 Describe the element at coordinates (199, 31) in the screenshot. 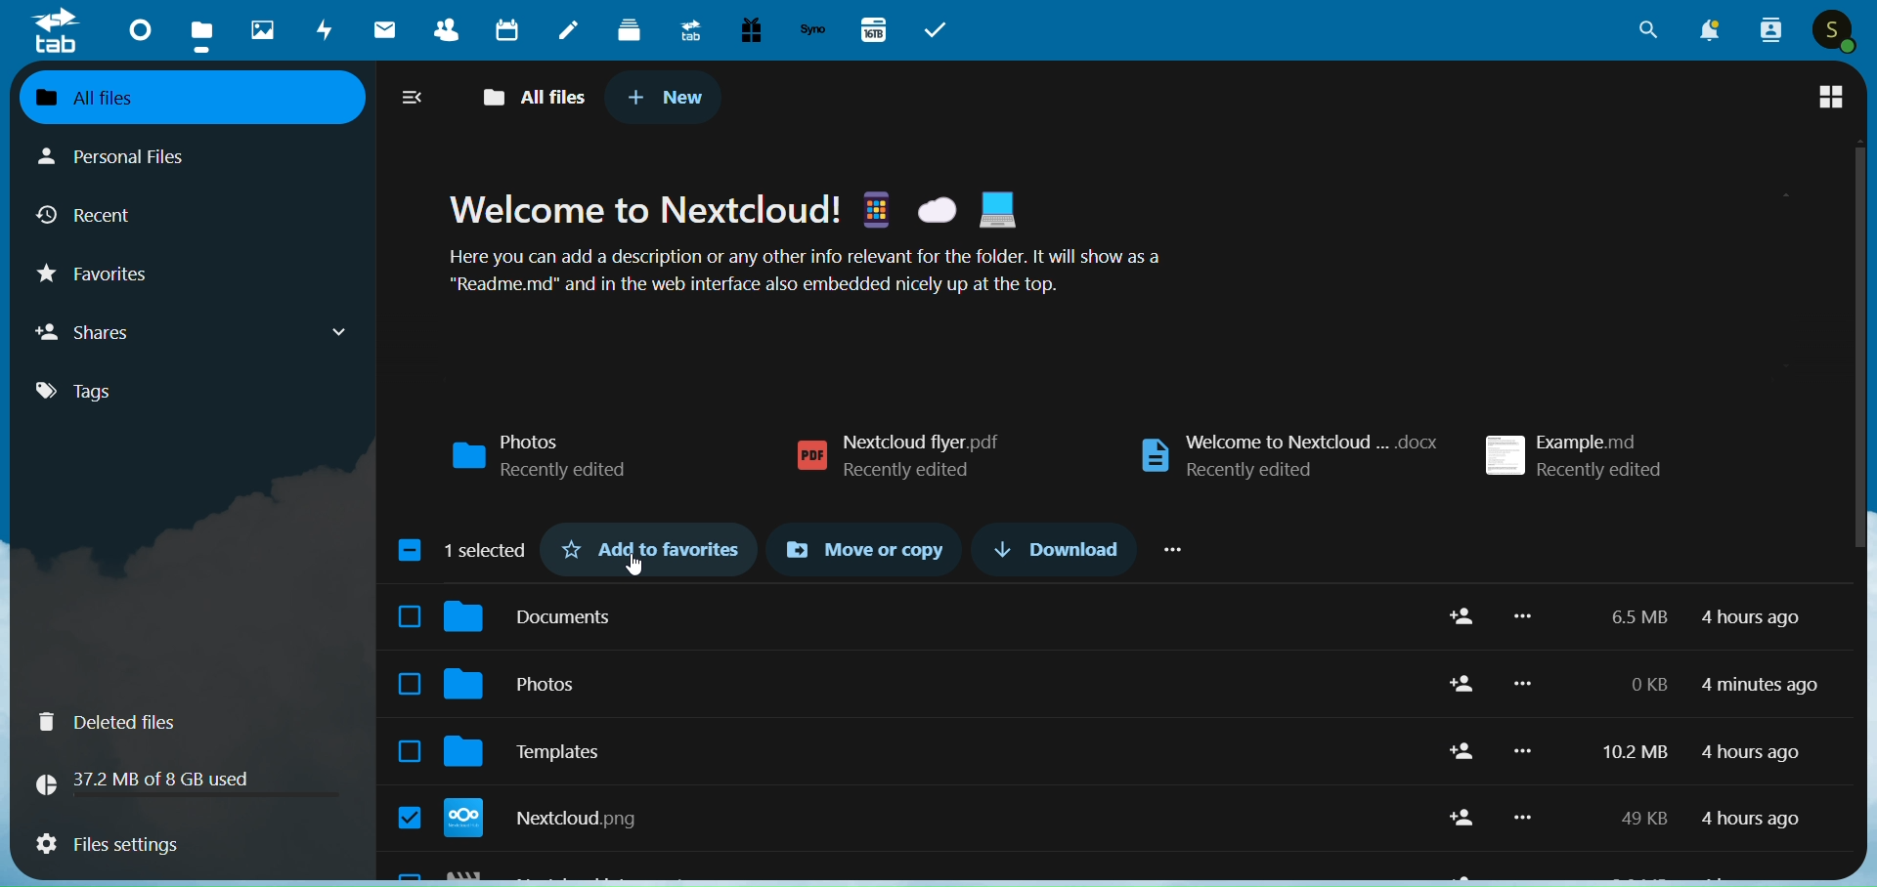

I see `files` at that location.